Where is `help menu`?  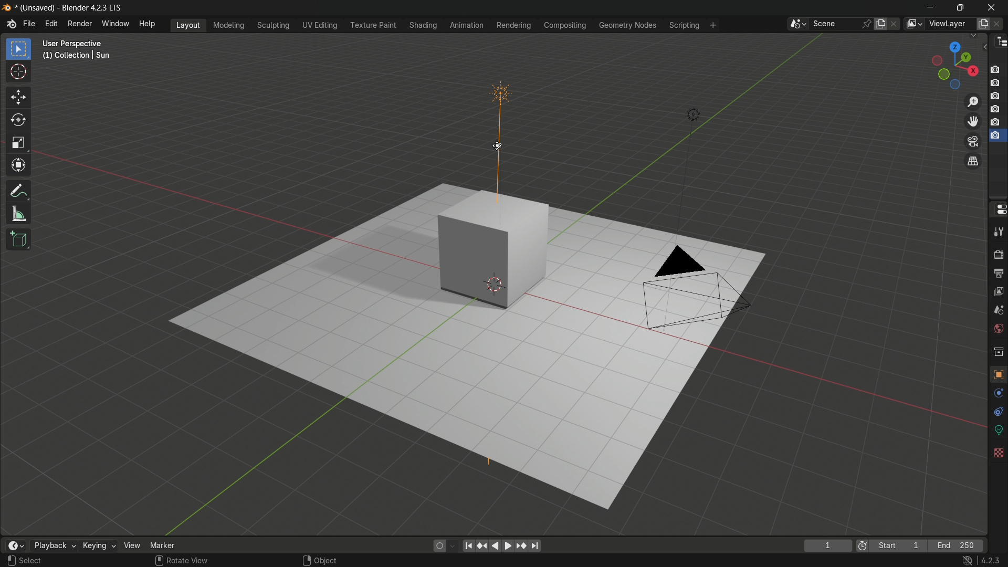
help menu is located at coordinates (147, 24).